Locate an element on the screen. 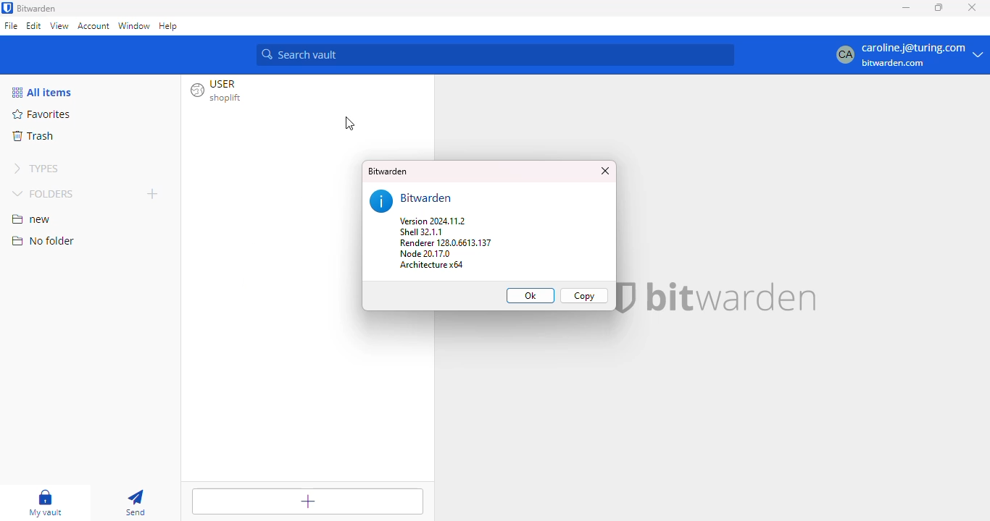 The width and height of the screenshot is (990, 521). favorites is located at coordinates (40, 114).